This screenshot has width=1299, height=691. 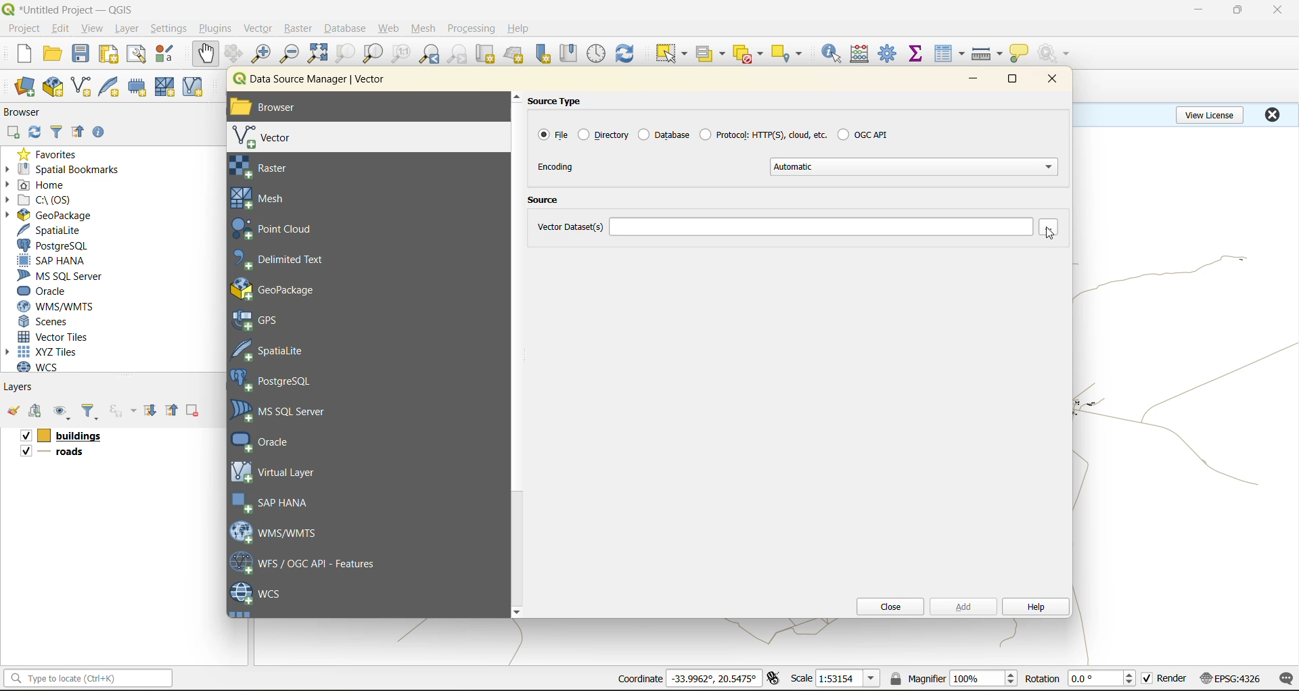 I want to click on help, so click(x=520, y=28).